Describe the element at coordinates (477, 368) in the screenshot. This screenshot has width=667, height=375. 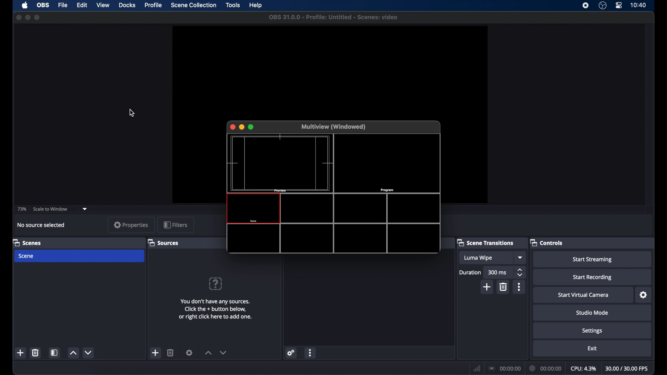
I see `network` at that location.